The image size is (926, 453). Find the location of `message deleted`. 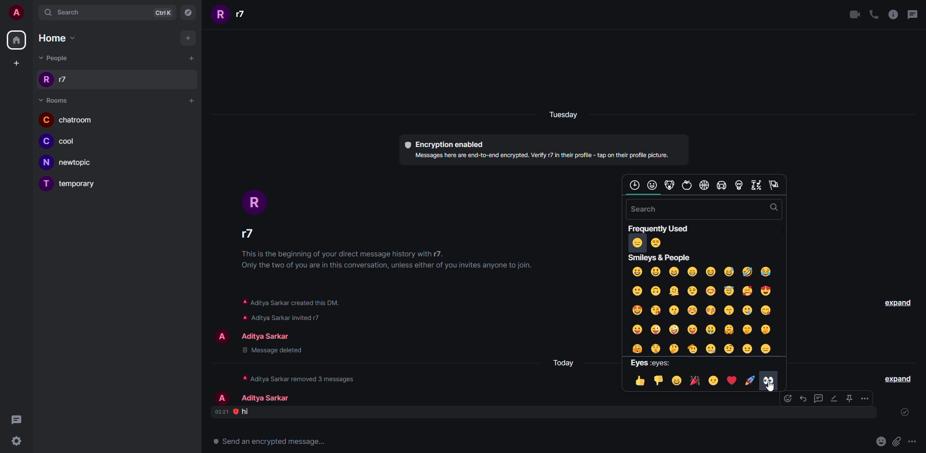

message deleted is located at coordinates (271, 351).